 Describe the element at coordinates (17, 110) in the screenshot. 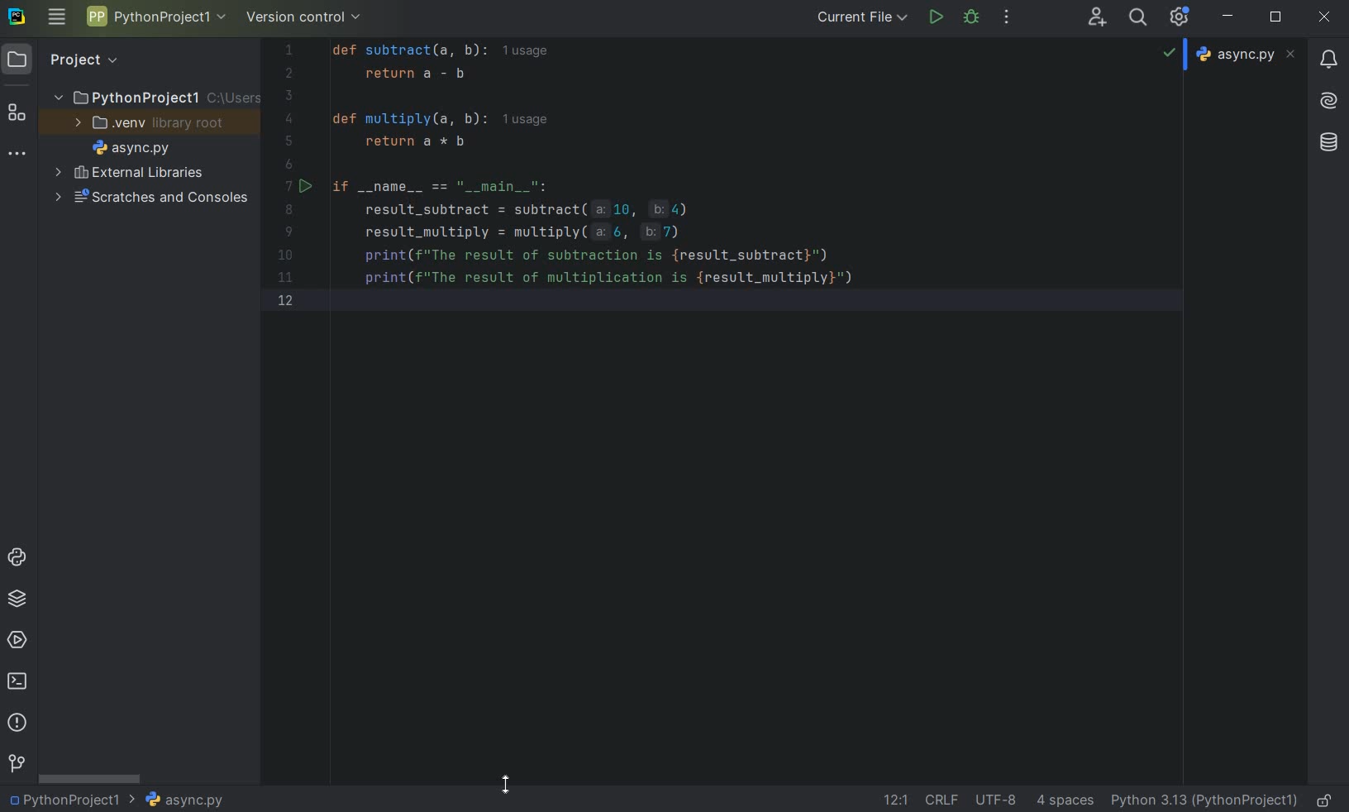

I see `structure` at that location.